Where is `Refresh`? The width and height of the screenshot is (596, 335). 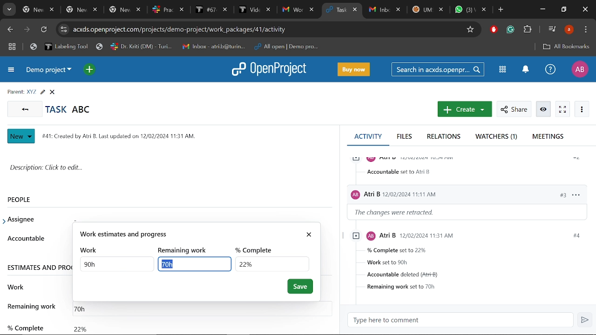 Refresh is located at coordinates (43, 30).